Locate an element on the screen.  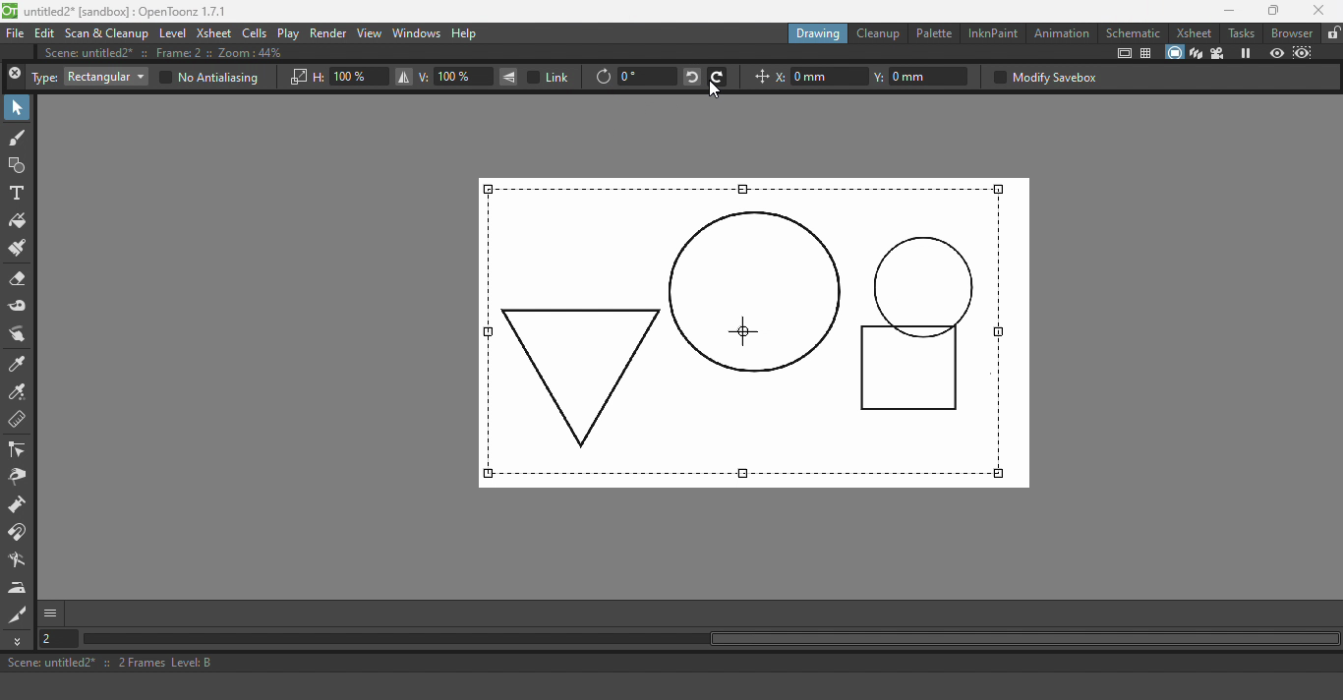
Rotate selection left is located at coordinates (690, 76).